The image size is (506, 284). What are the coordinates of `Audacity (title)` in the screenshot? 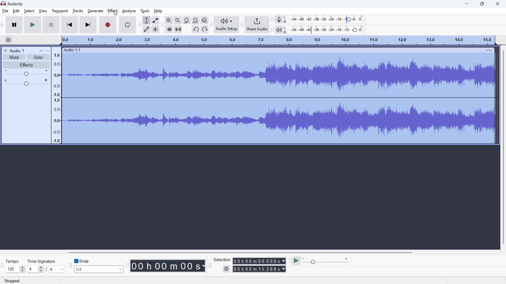 It's located at (17, 3).